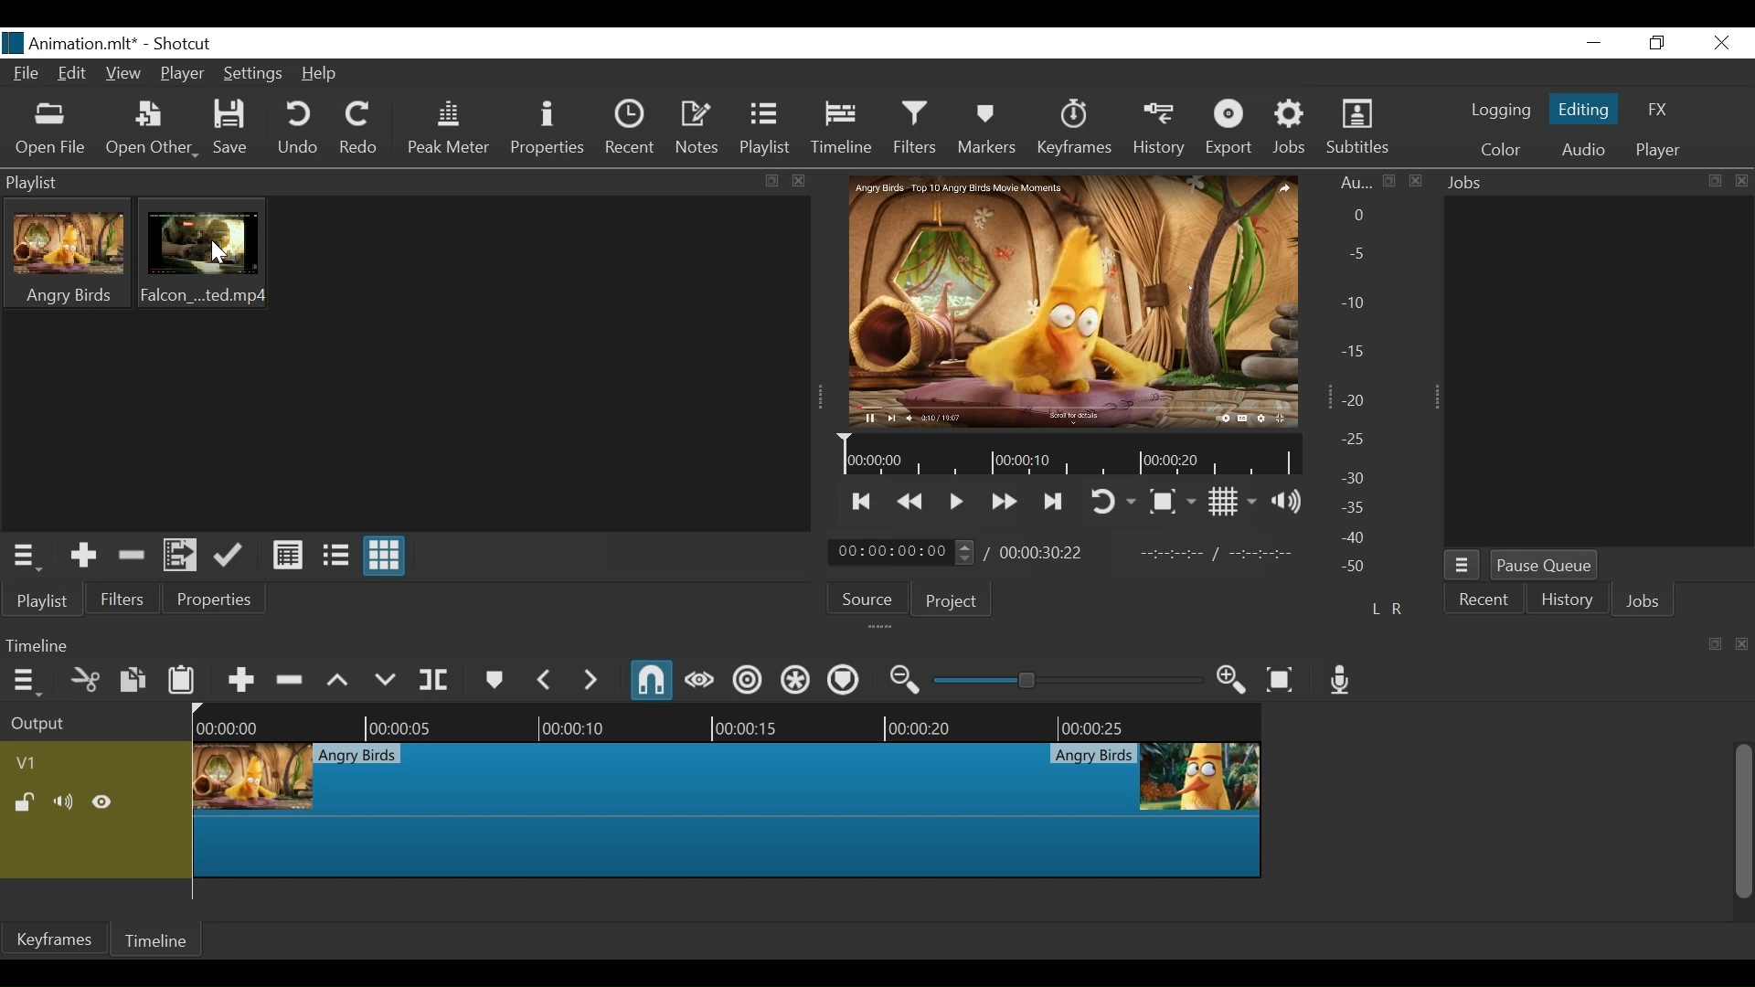 Image resolution: width=1755 pixels, height=987 pixels. Describe the element at coordinates (766, 130) in the screenshot. I see `Playlist` at that location.